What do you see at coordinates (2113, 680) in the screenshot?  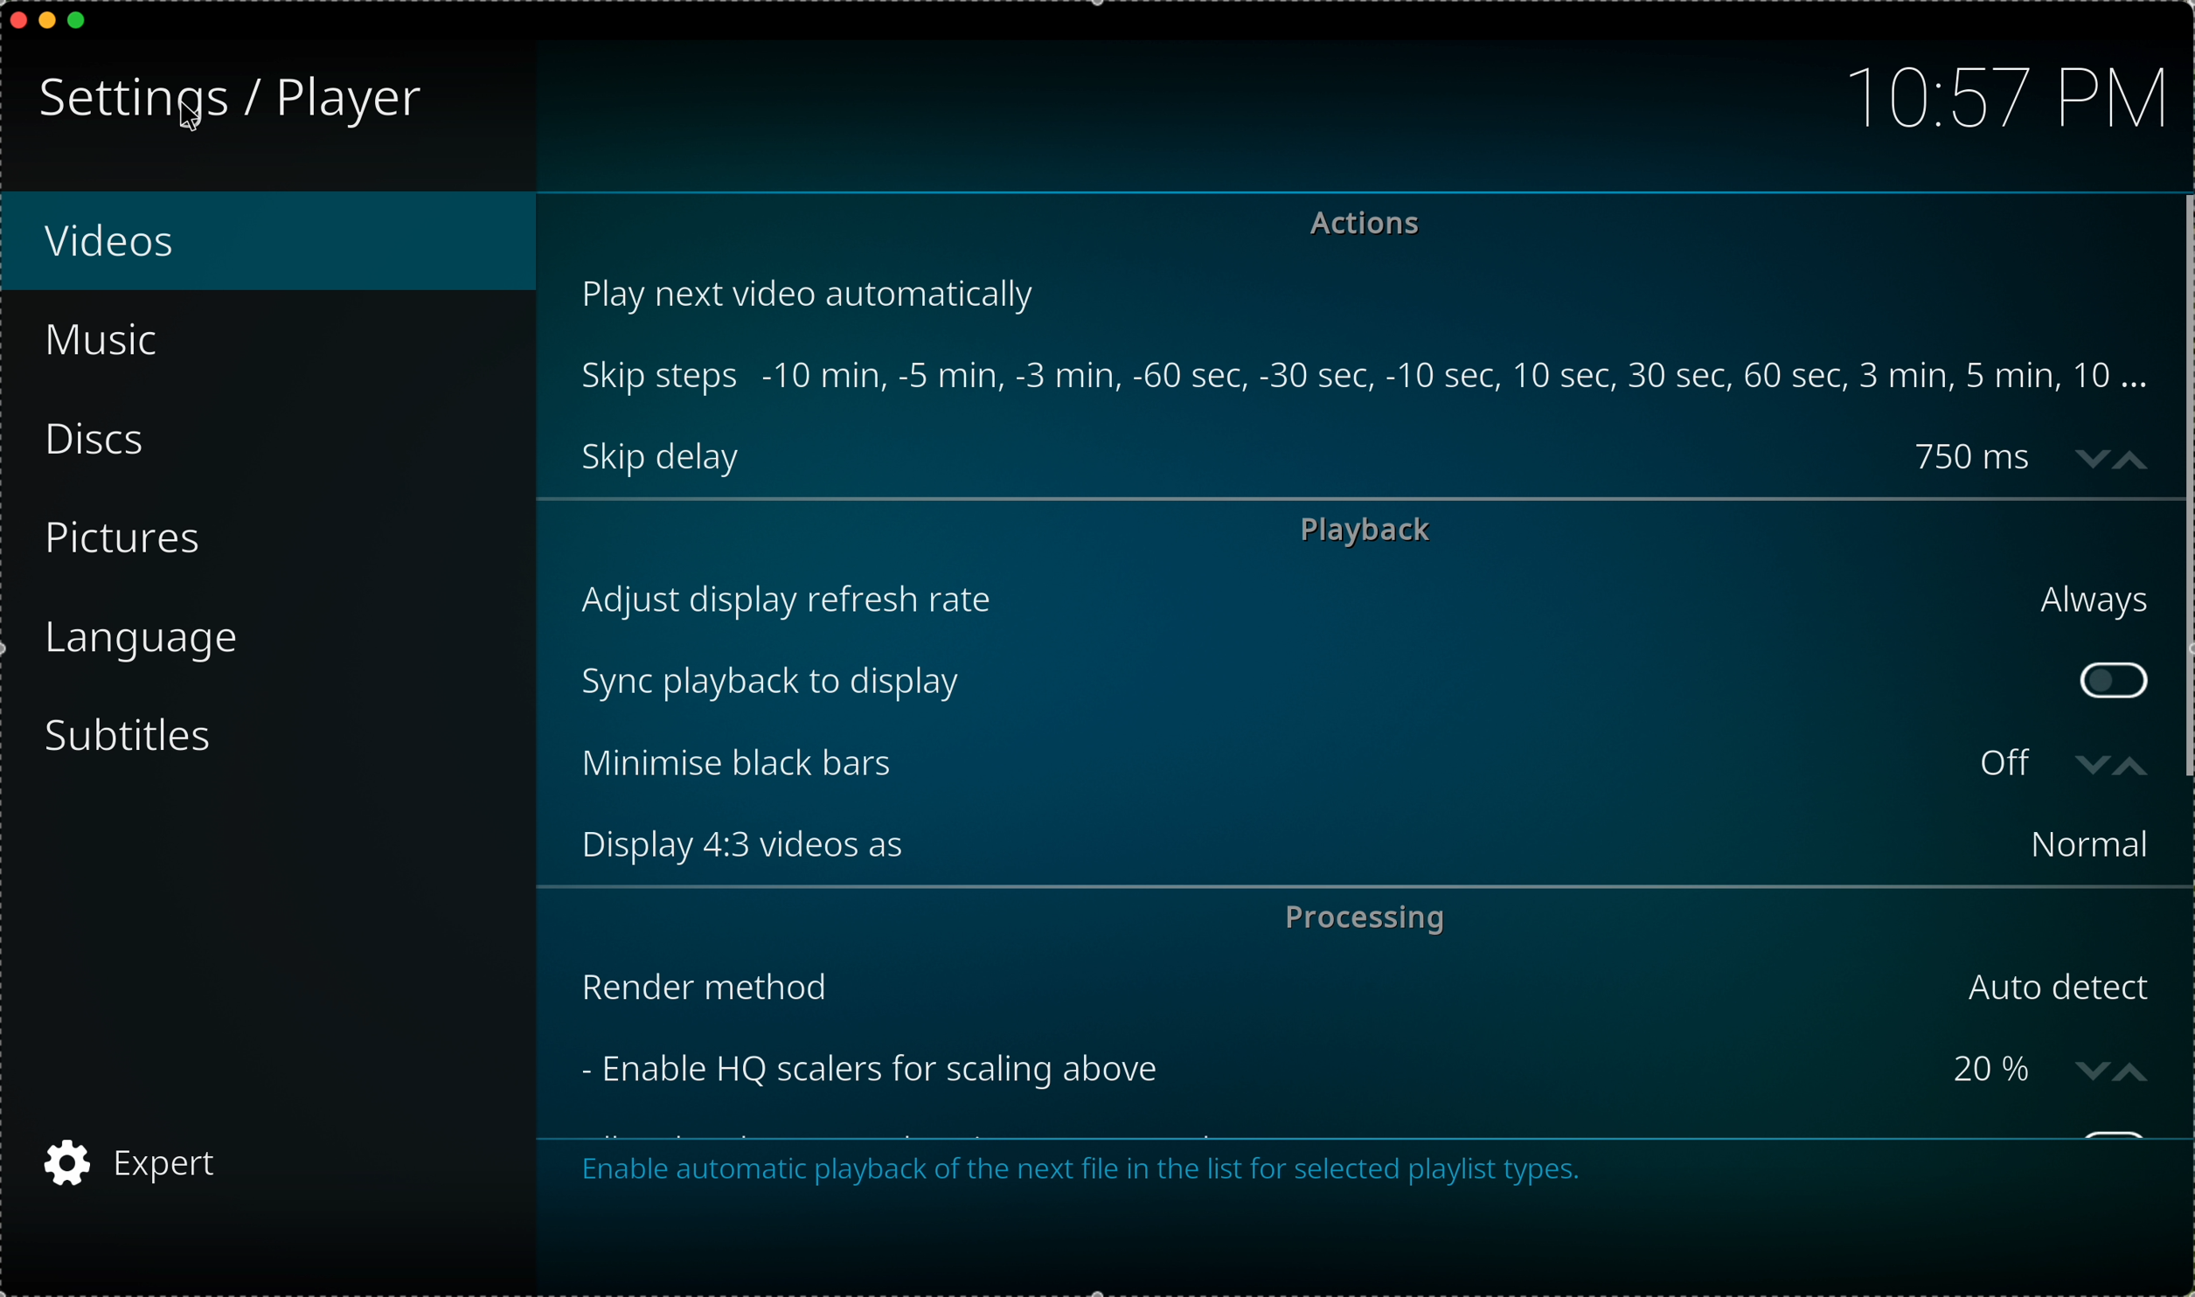 I see `toggle` at bounding box center [2113, 680].